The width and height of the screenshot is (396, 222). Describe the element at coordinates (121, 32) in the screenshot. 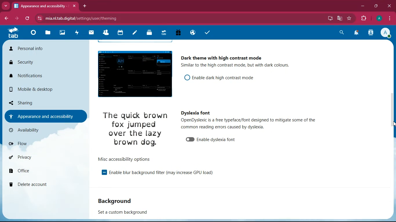

I see `calendar` at that location.